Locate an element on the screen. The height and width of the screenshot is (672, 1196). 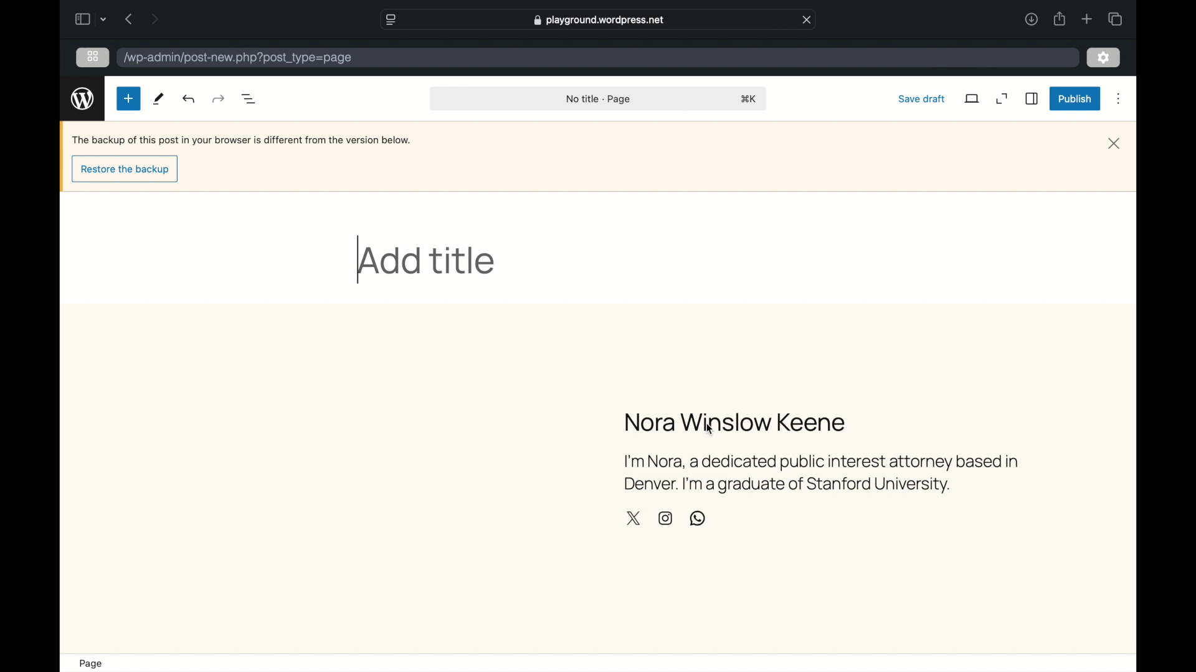
web address is located at coordinates (599, 20).